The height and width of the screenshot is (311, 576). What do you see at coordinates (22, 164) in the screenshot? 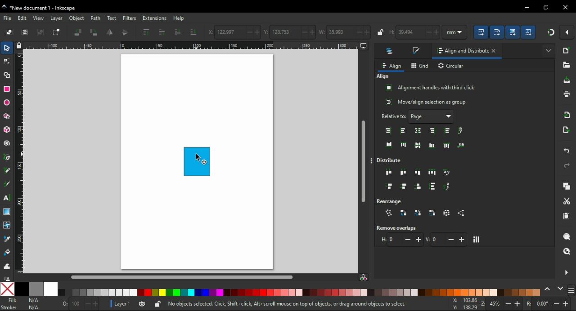
I see `vertical ruler` at bounding box center [22, 164].